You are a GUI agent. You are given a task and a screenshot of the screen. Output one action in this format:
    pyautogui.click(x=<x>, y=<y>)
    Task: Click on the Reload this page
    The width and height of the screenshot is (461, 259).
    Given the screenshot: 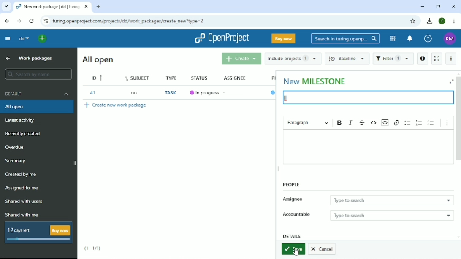 What is the action you would take?
    pyautogui.click(x=32, y=21)
    